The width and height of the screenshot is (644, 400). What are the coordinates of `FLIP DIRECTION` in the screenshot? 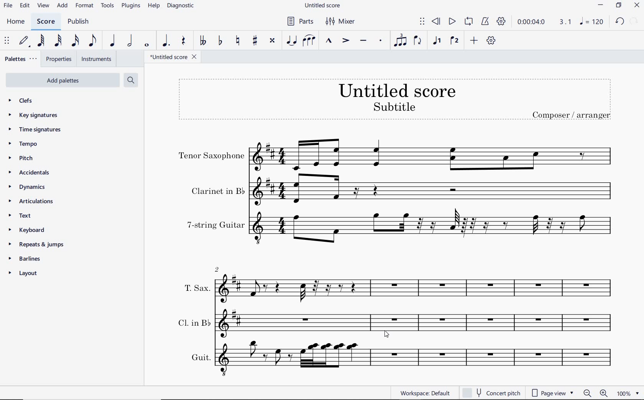 It's located at (418, 41).